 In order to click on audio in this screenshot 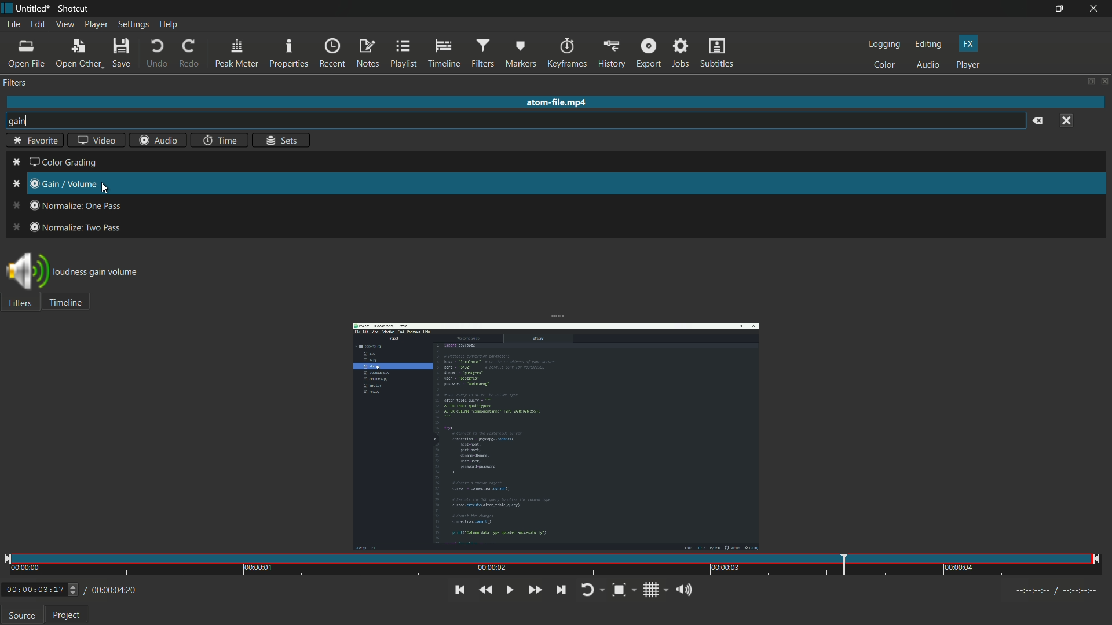, I will do `click(158, 140)`.